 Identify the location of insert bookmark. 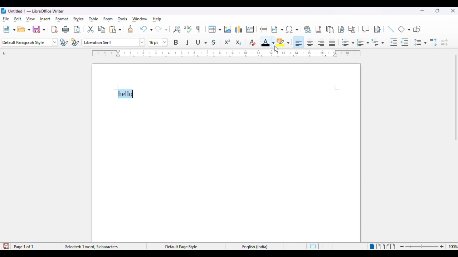
(341, 29).